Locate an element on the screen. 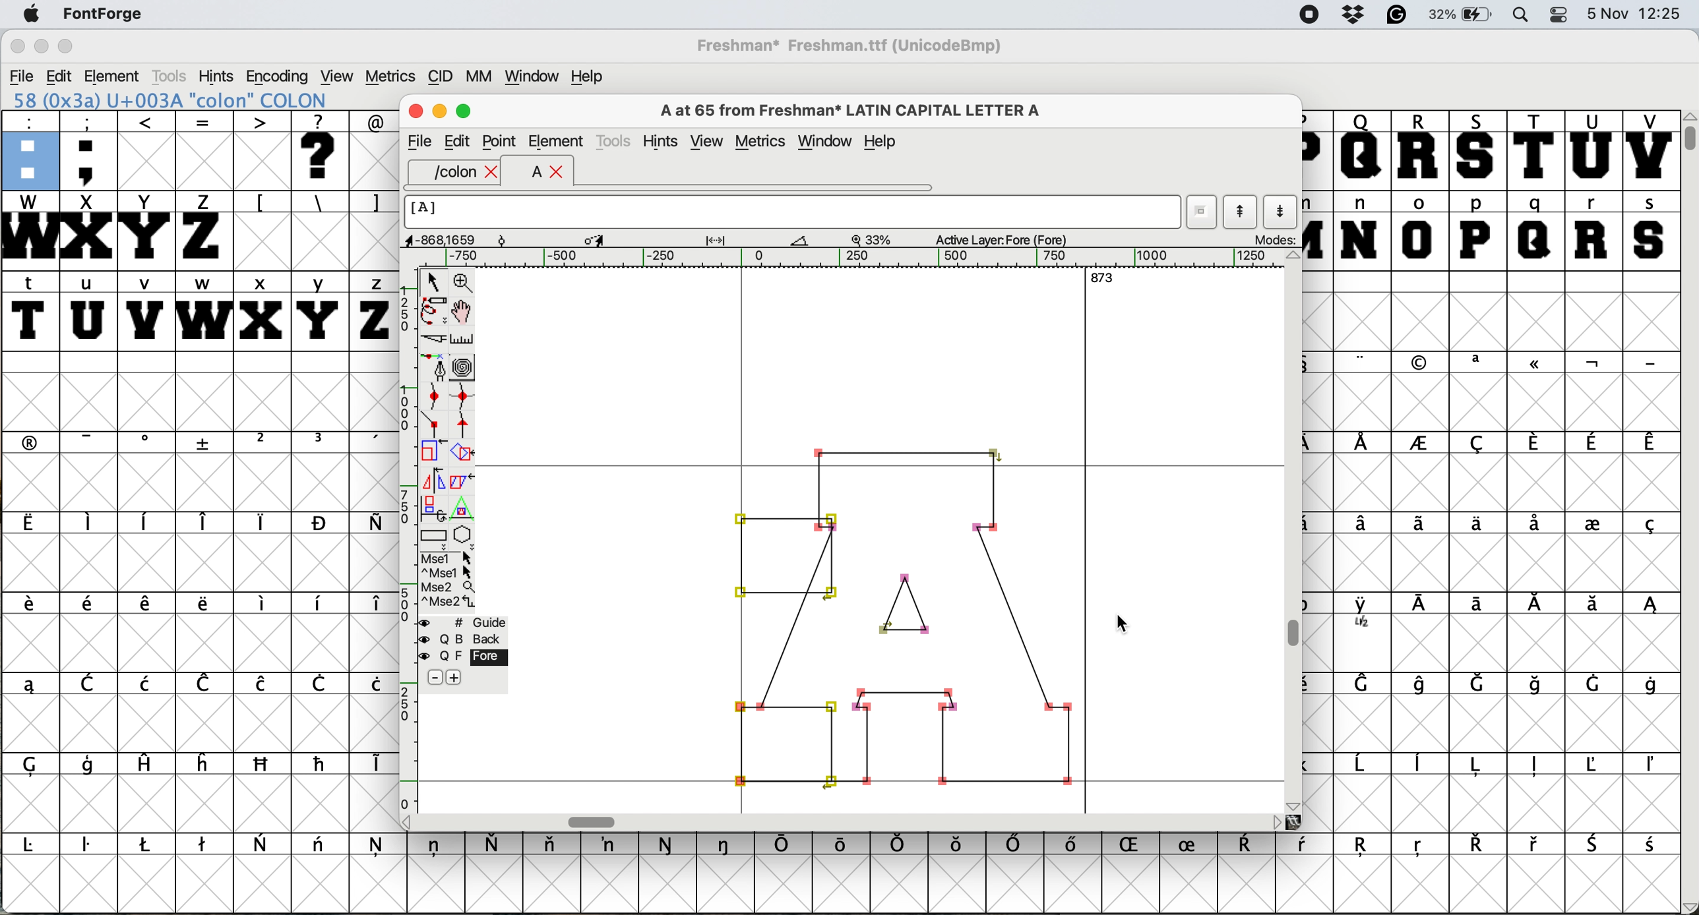 The width and height of the screenshot is (1699, 915). close is located at coordinates (414, 113).